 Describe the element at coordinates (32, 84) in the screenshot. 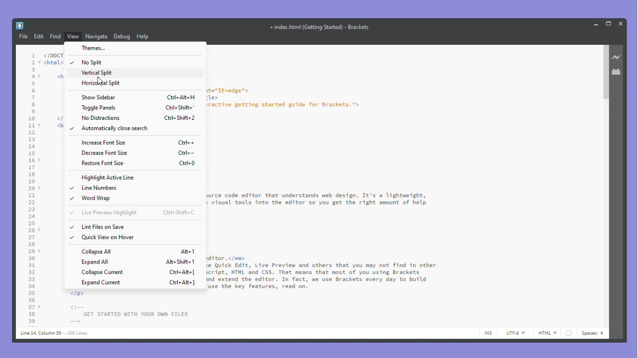

I see `5` at that location.